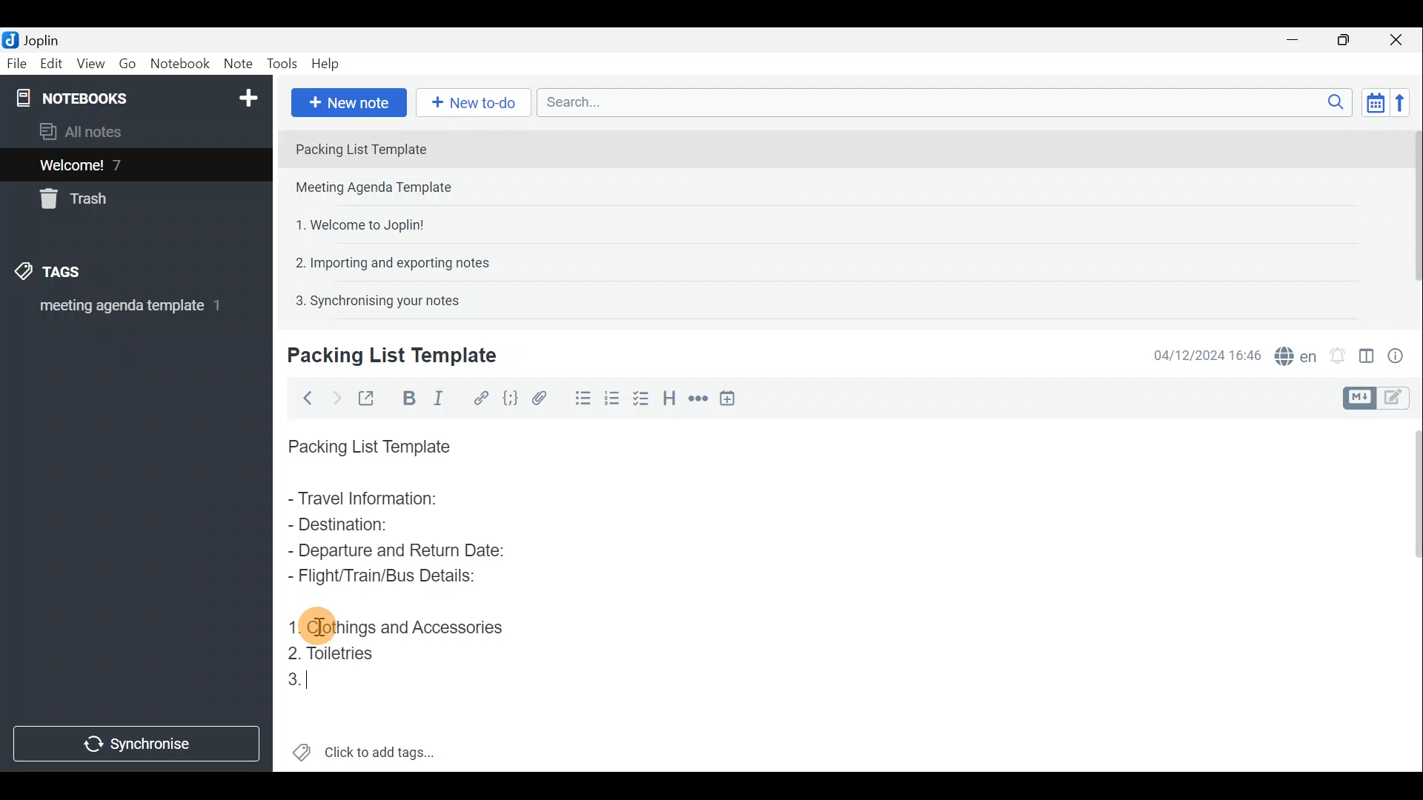 The height and width of the screenshot is (800, 1423). Describe the element at coordinates (444, 398) in the screenshot. I see `Italic` at that location.